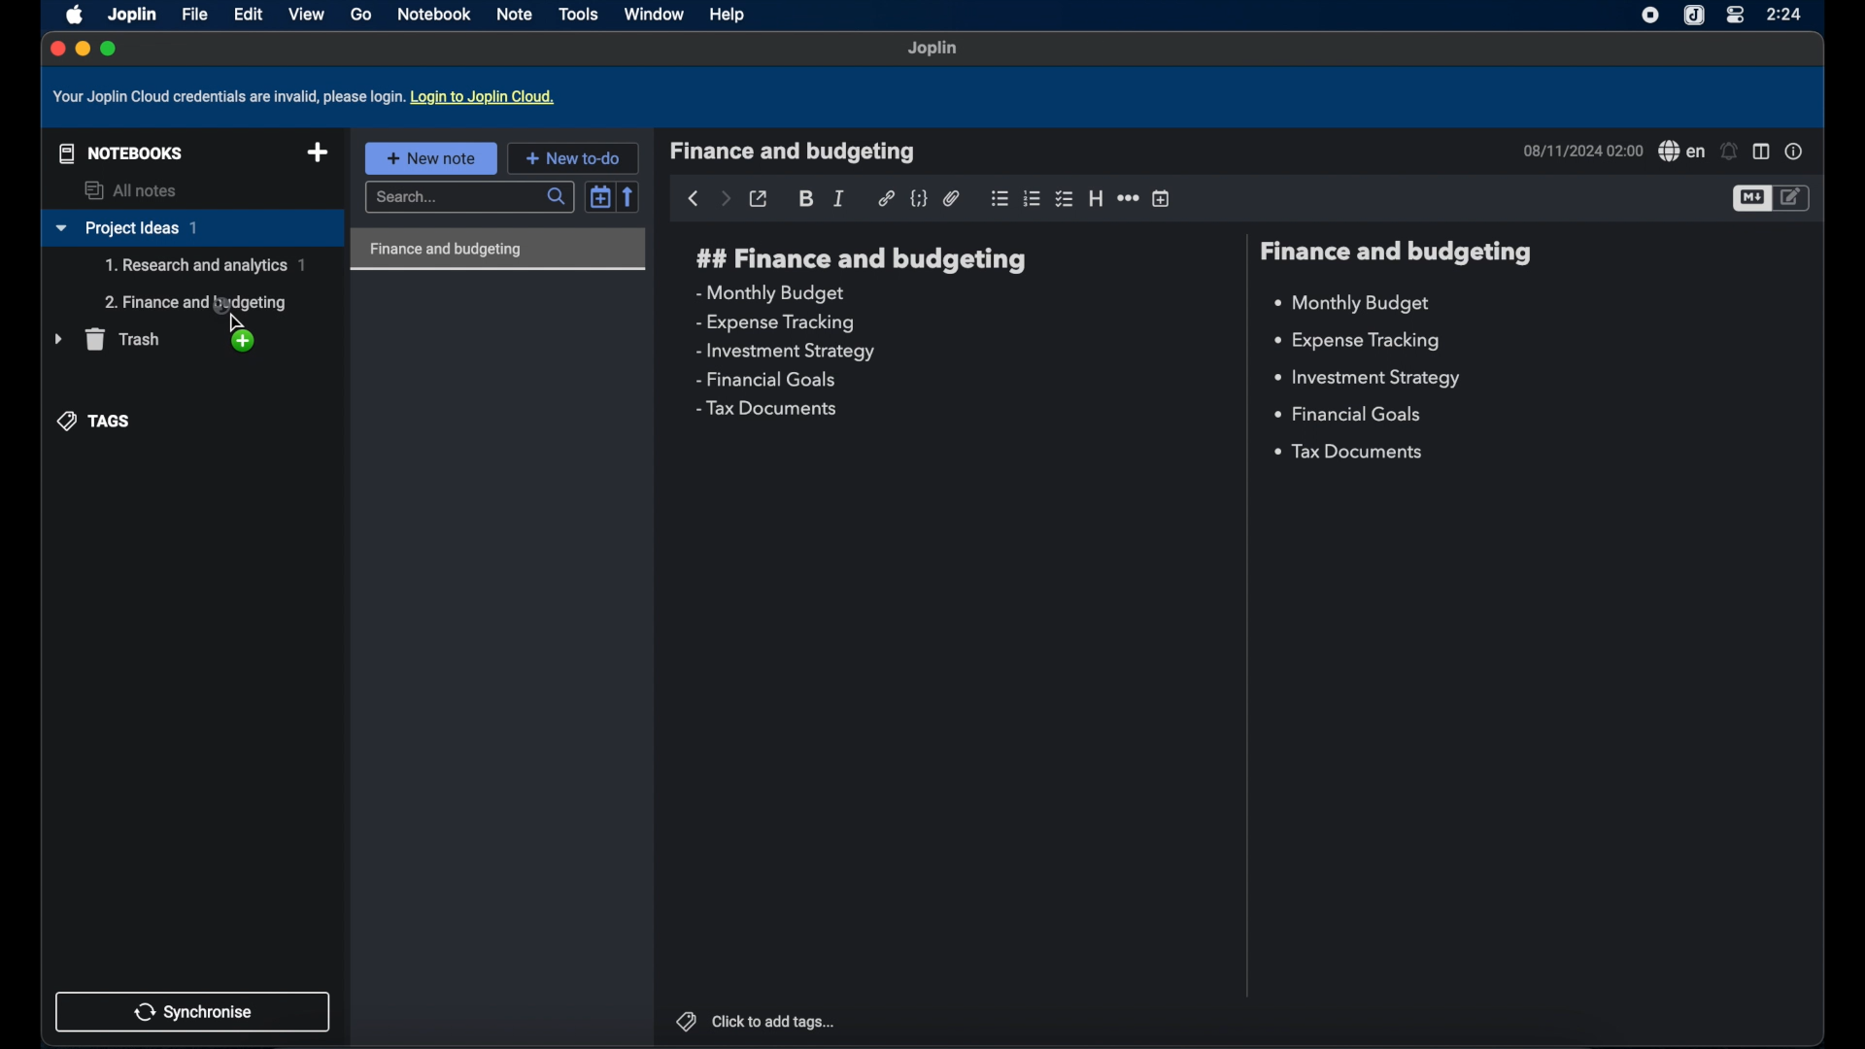 This screenshot has height=1049, width=1865. What do you see at coordinates (840, 198) in the screenshot?
I see `italic` at bounding box center [840, 198].